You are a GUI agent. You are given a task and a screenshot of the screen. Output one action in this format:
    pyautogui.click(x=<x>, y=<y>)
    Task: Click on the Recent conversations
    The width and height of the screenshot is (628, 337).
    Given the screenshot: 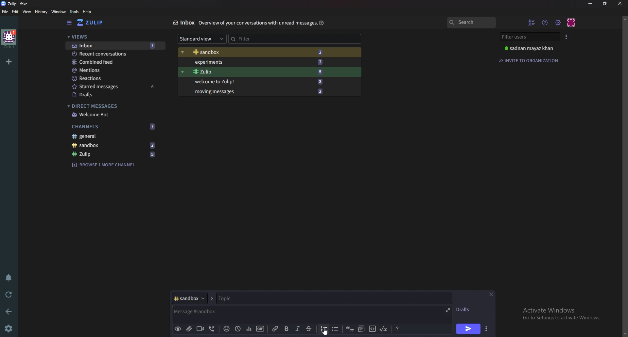 What is the action you would take?
    pyautogui.click(x=115, y=54)
    